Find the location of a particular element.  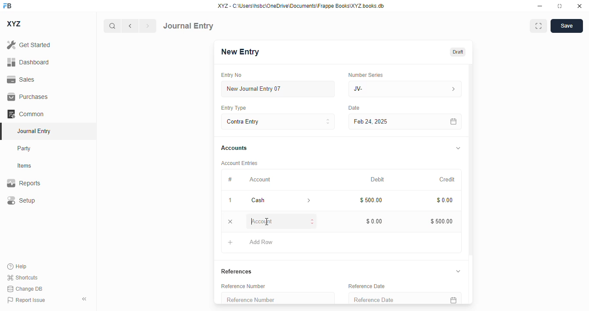

account information is located at coordinates (307, 200).